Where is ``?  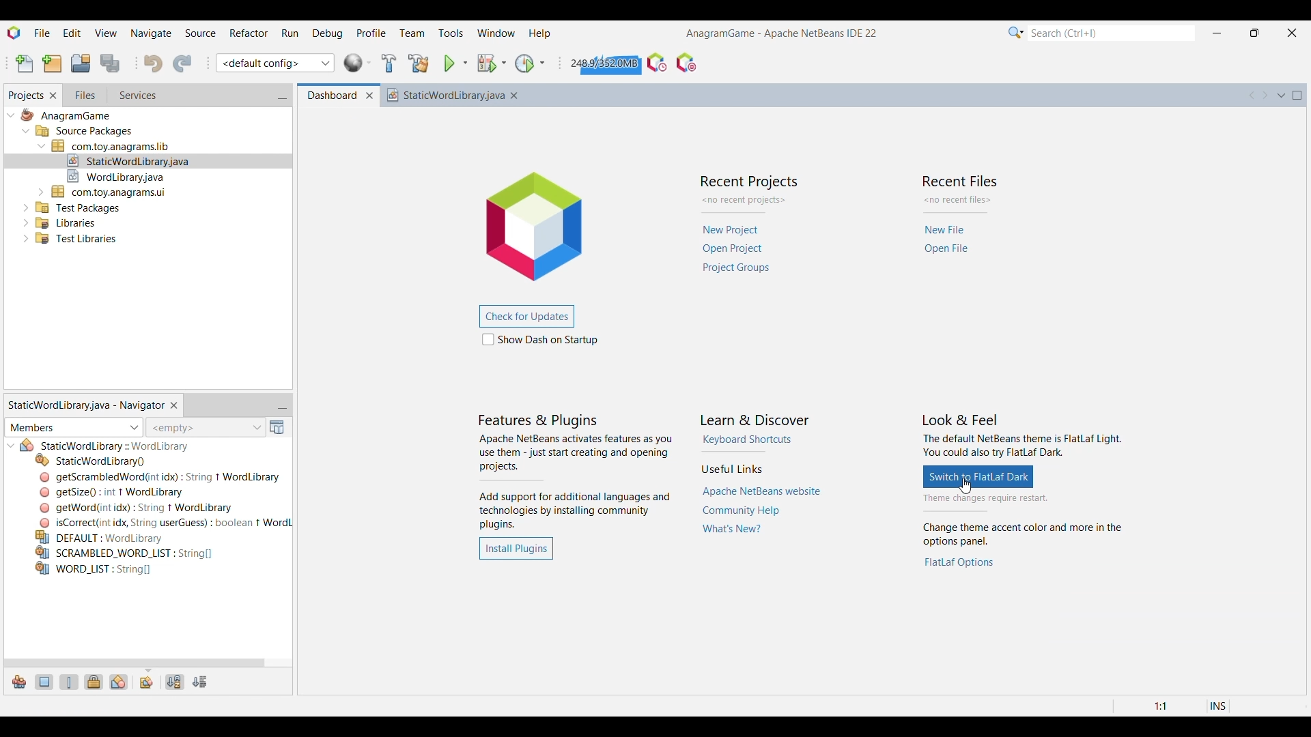
 is located at coordinates (65, 221).